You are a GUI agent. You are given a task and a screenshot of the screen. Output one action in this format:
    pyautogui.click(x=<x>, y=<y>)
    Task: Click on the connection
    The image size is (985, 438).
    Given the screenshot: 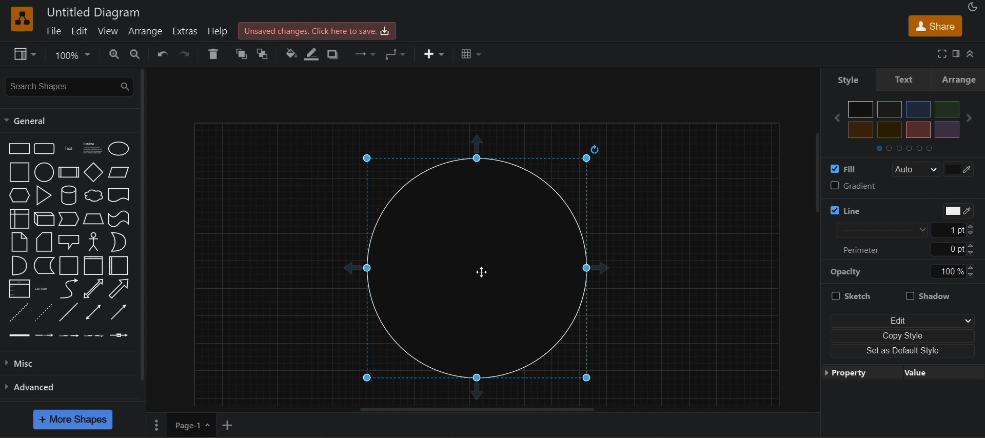 What is the action you would take?
    pyautogui.click(x=365, y=53)
    